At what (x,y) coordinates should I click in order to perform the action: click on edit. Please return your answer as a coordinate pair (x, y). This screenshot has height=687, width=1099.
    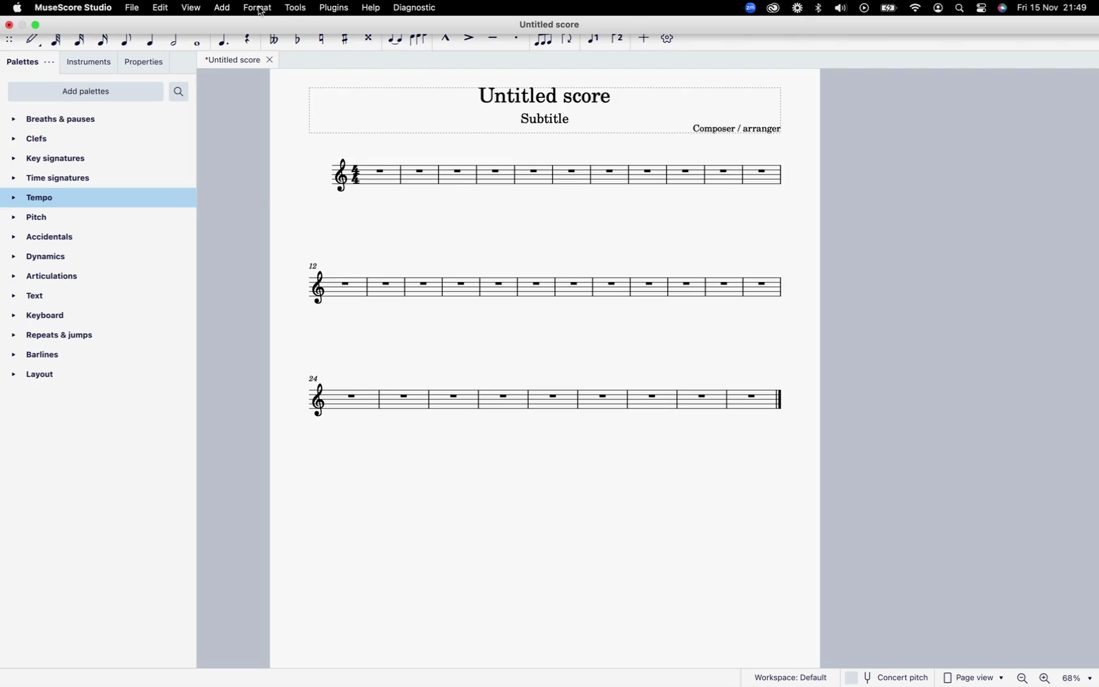
    Looking at the image, I should click on (163, 7).